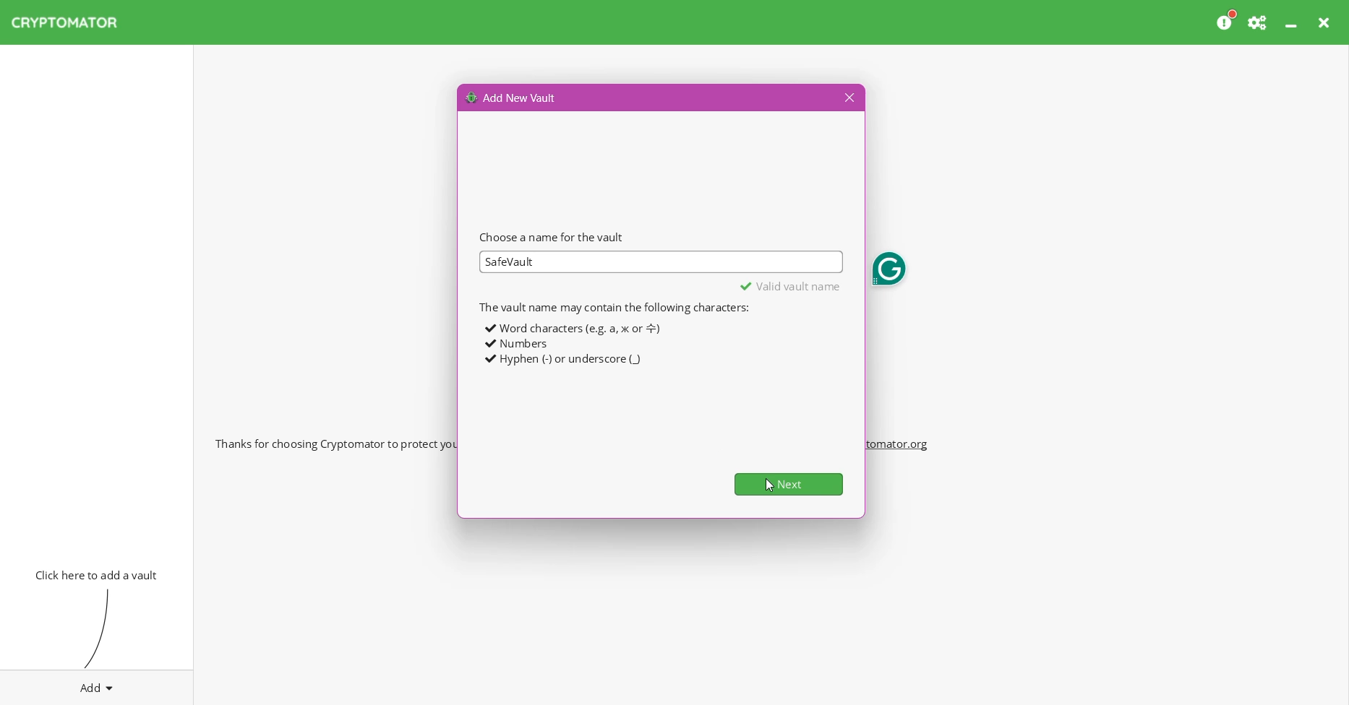 The width and height of the screenshot is (1349, 705). I want to click on Word characters (e.g. a, x or y), so click(571, 328).